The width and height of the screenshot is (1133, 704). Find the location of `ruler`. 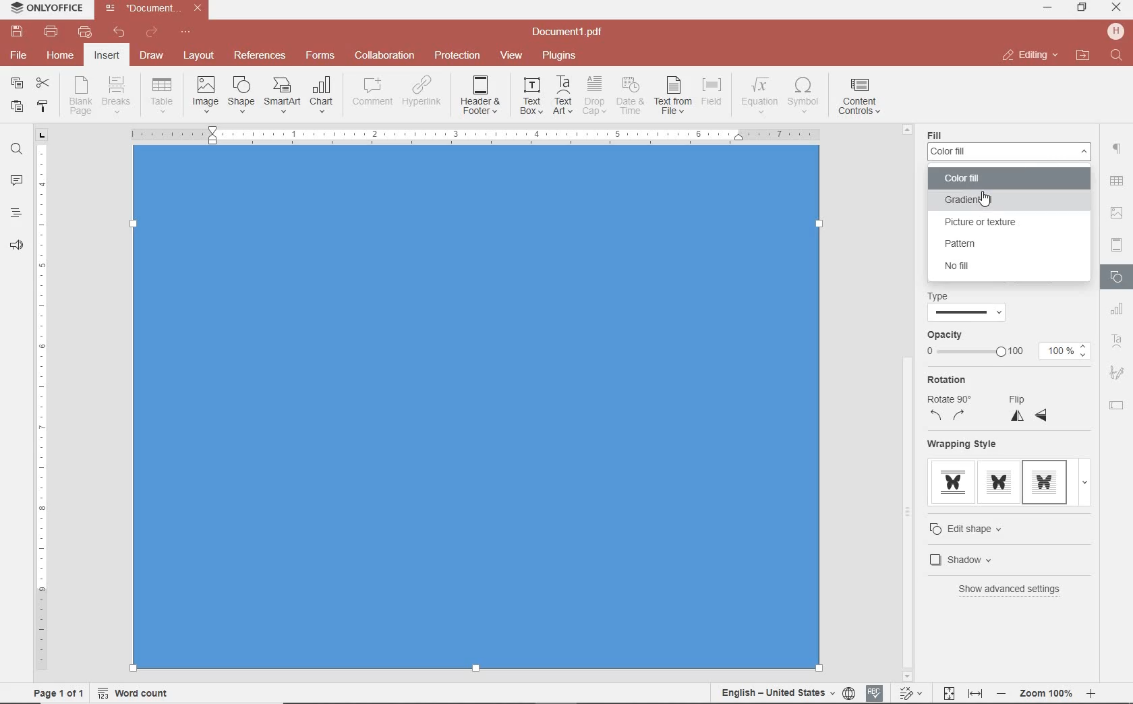

ruler is located at coordinates (42, 412).